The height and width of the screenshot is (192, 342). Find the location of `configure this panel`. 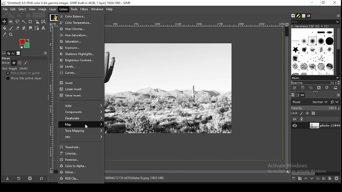

configure this panel is located at coordinates (45, 53).